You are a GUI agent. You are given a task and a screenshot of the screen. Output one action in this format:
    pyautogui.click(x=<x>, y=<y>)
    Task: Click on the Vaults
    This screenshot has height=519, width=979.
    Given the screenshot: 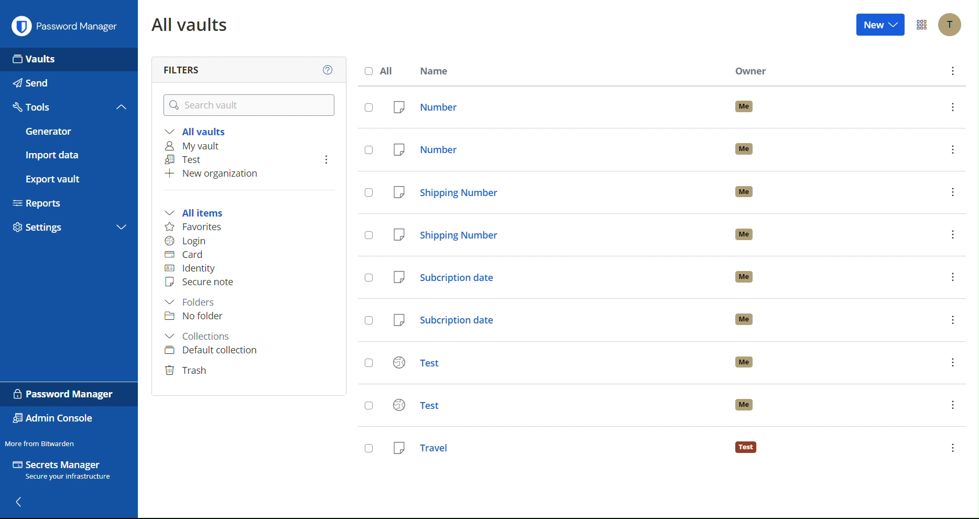 What is the action you would take?
    pyautogui.click(x=69, y=58)
    